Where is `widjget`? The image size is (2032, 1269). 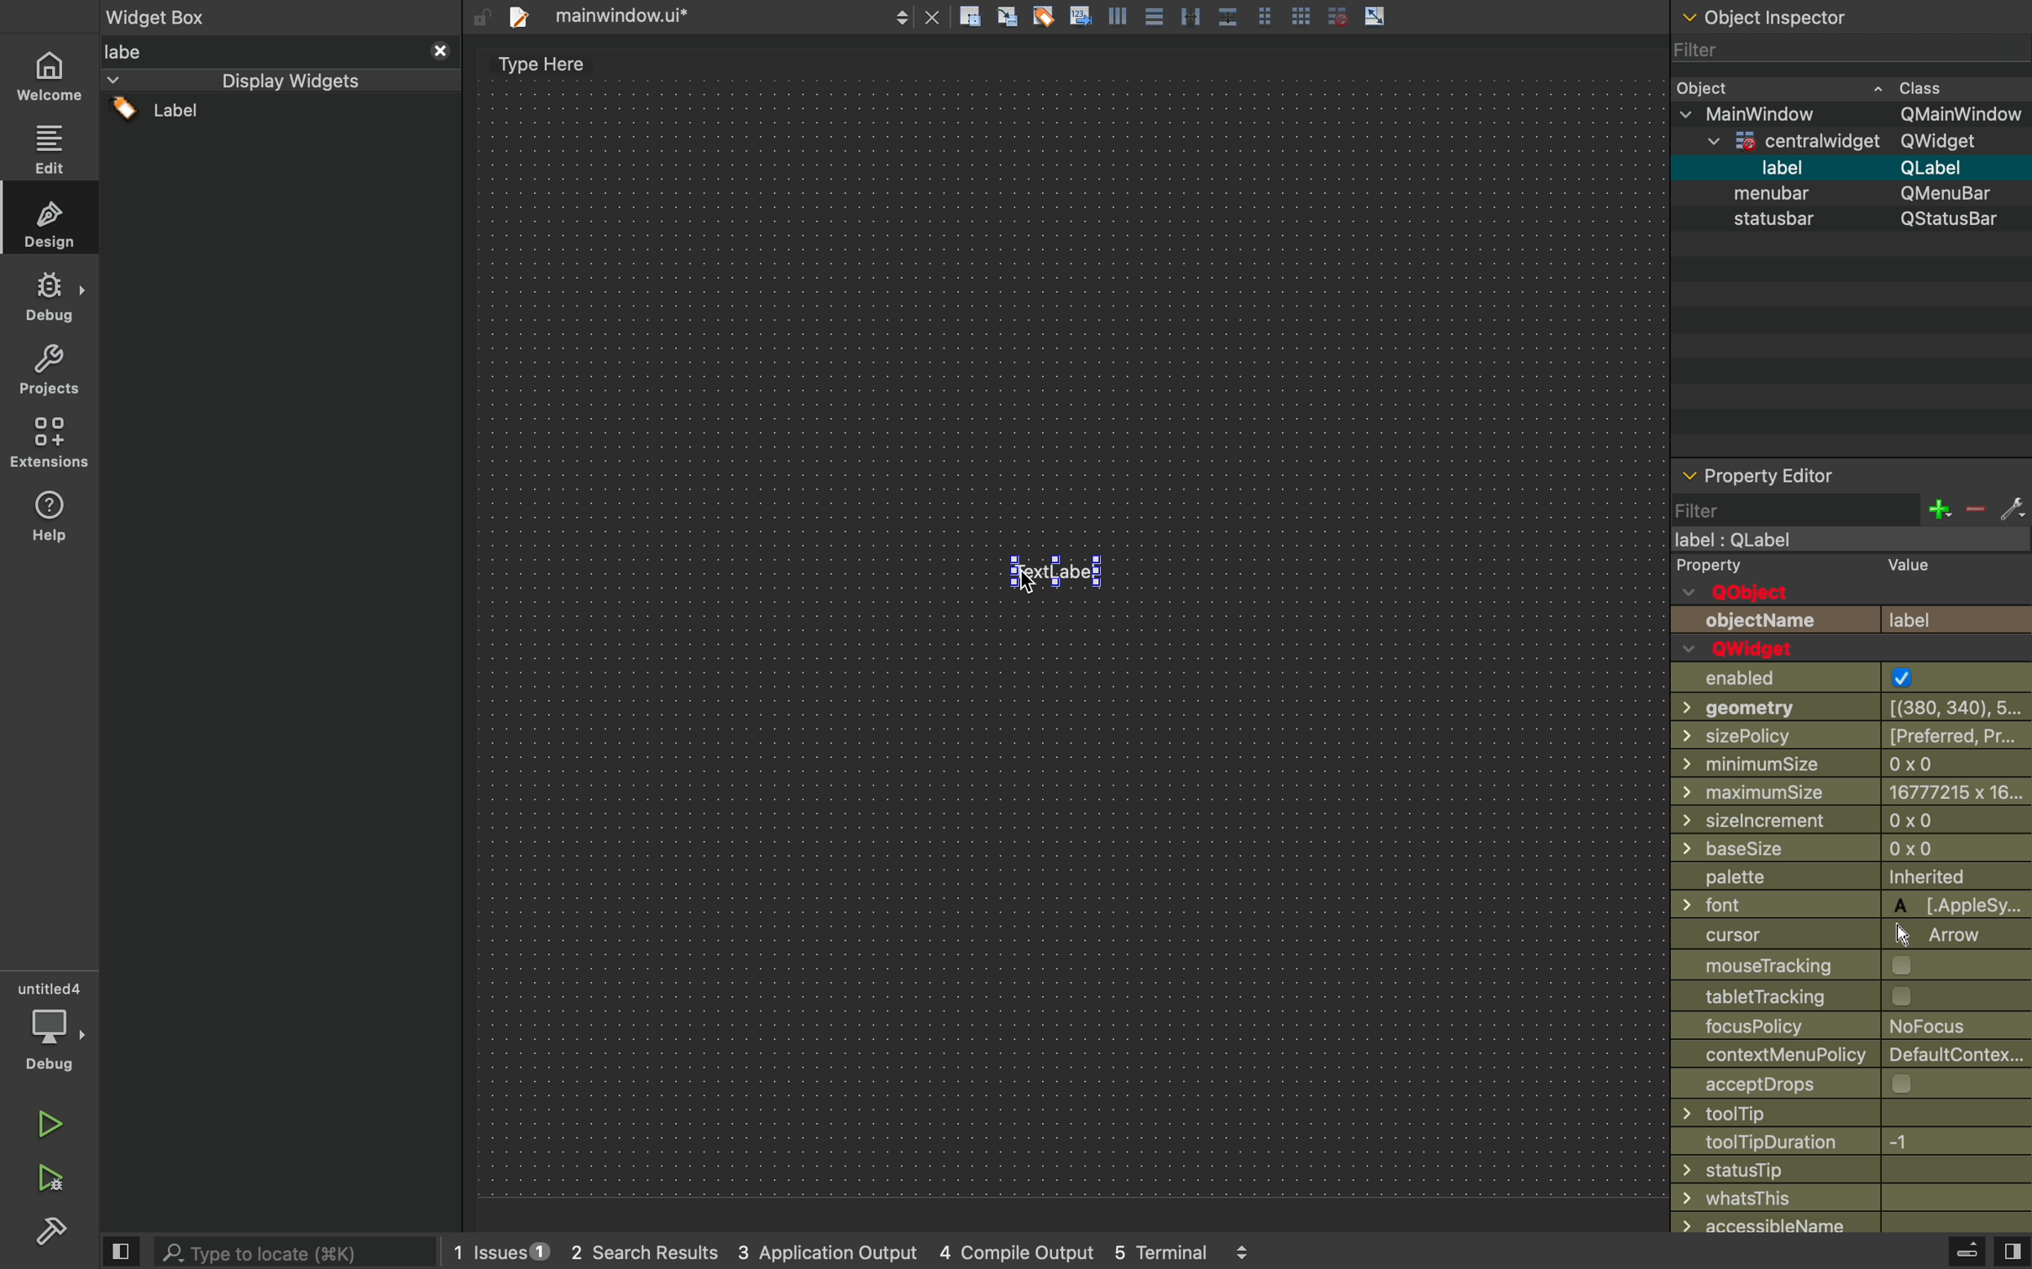
widjget is located at coordinates (1864, 140).